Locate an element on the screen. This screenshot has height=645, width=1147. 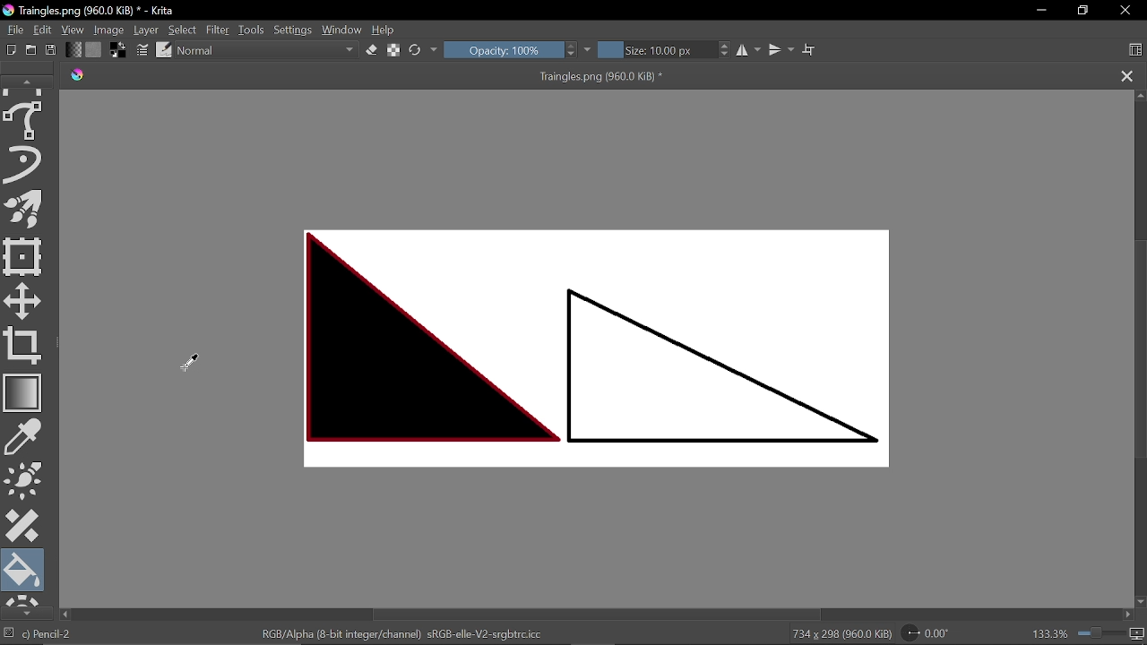
Fill color tool is located at coordinates (24, 570).